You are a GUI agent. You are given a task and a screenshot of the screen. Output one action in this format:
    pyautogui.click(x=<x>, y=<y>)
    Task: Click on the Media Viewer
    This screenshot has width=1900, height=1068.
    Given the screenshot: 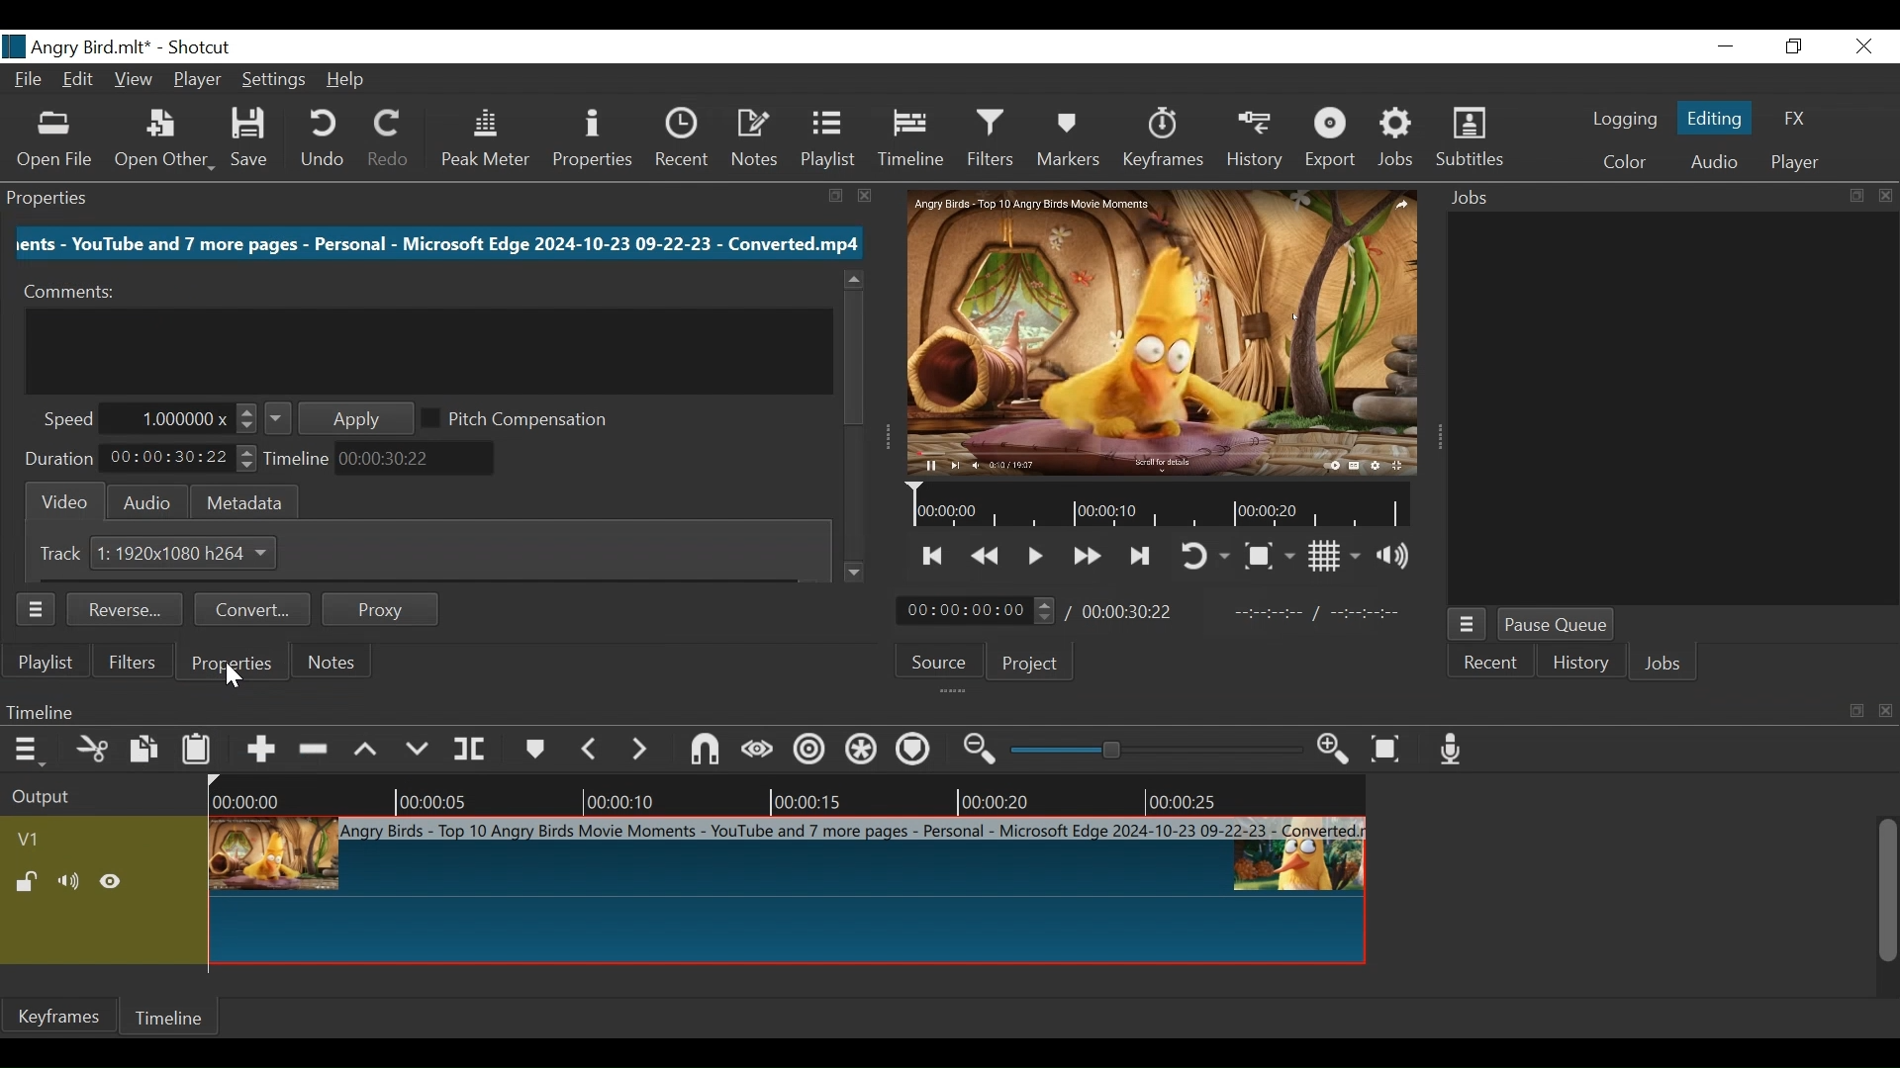 What is the action you would take?
    pyautogui.click(x=1163, y=327)
    